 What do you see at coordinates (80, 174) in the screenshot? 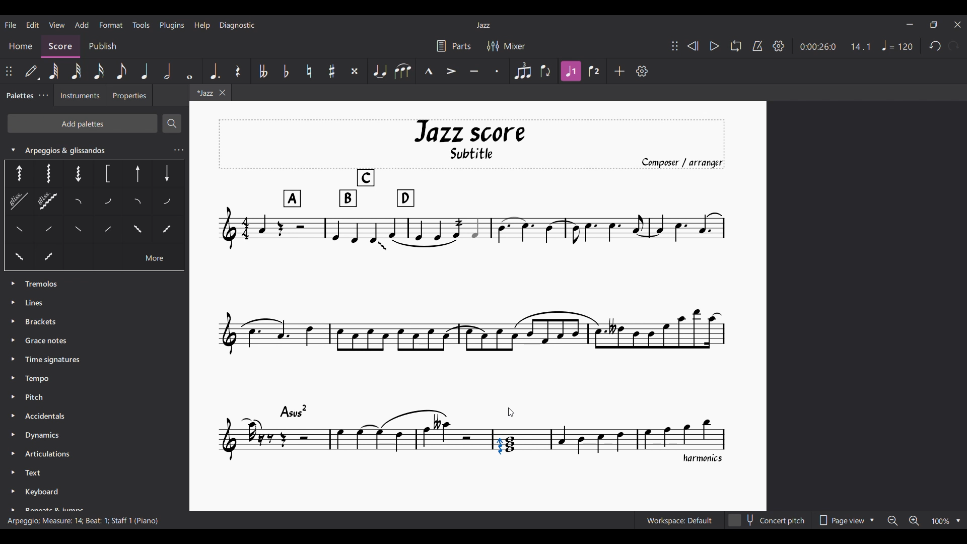
I see `` at bounding box center [80, 174].